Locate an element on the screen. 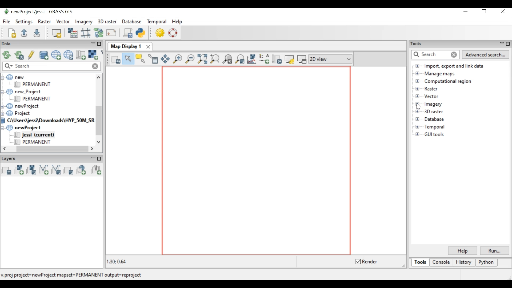 The height and width of the screenshot is (288, 512). Manage maps is located at coordinates (439, 74).